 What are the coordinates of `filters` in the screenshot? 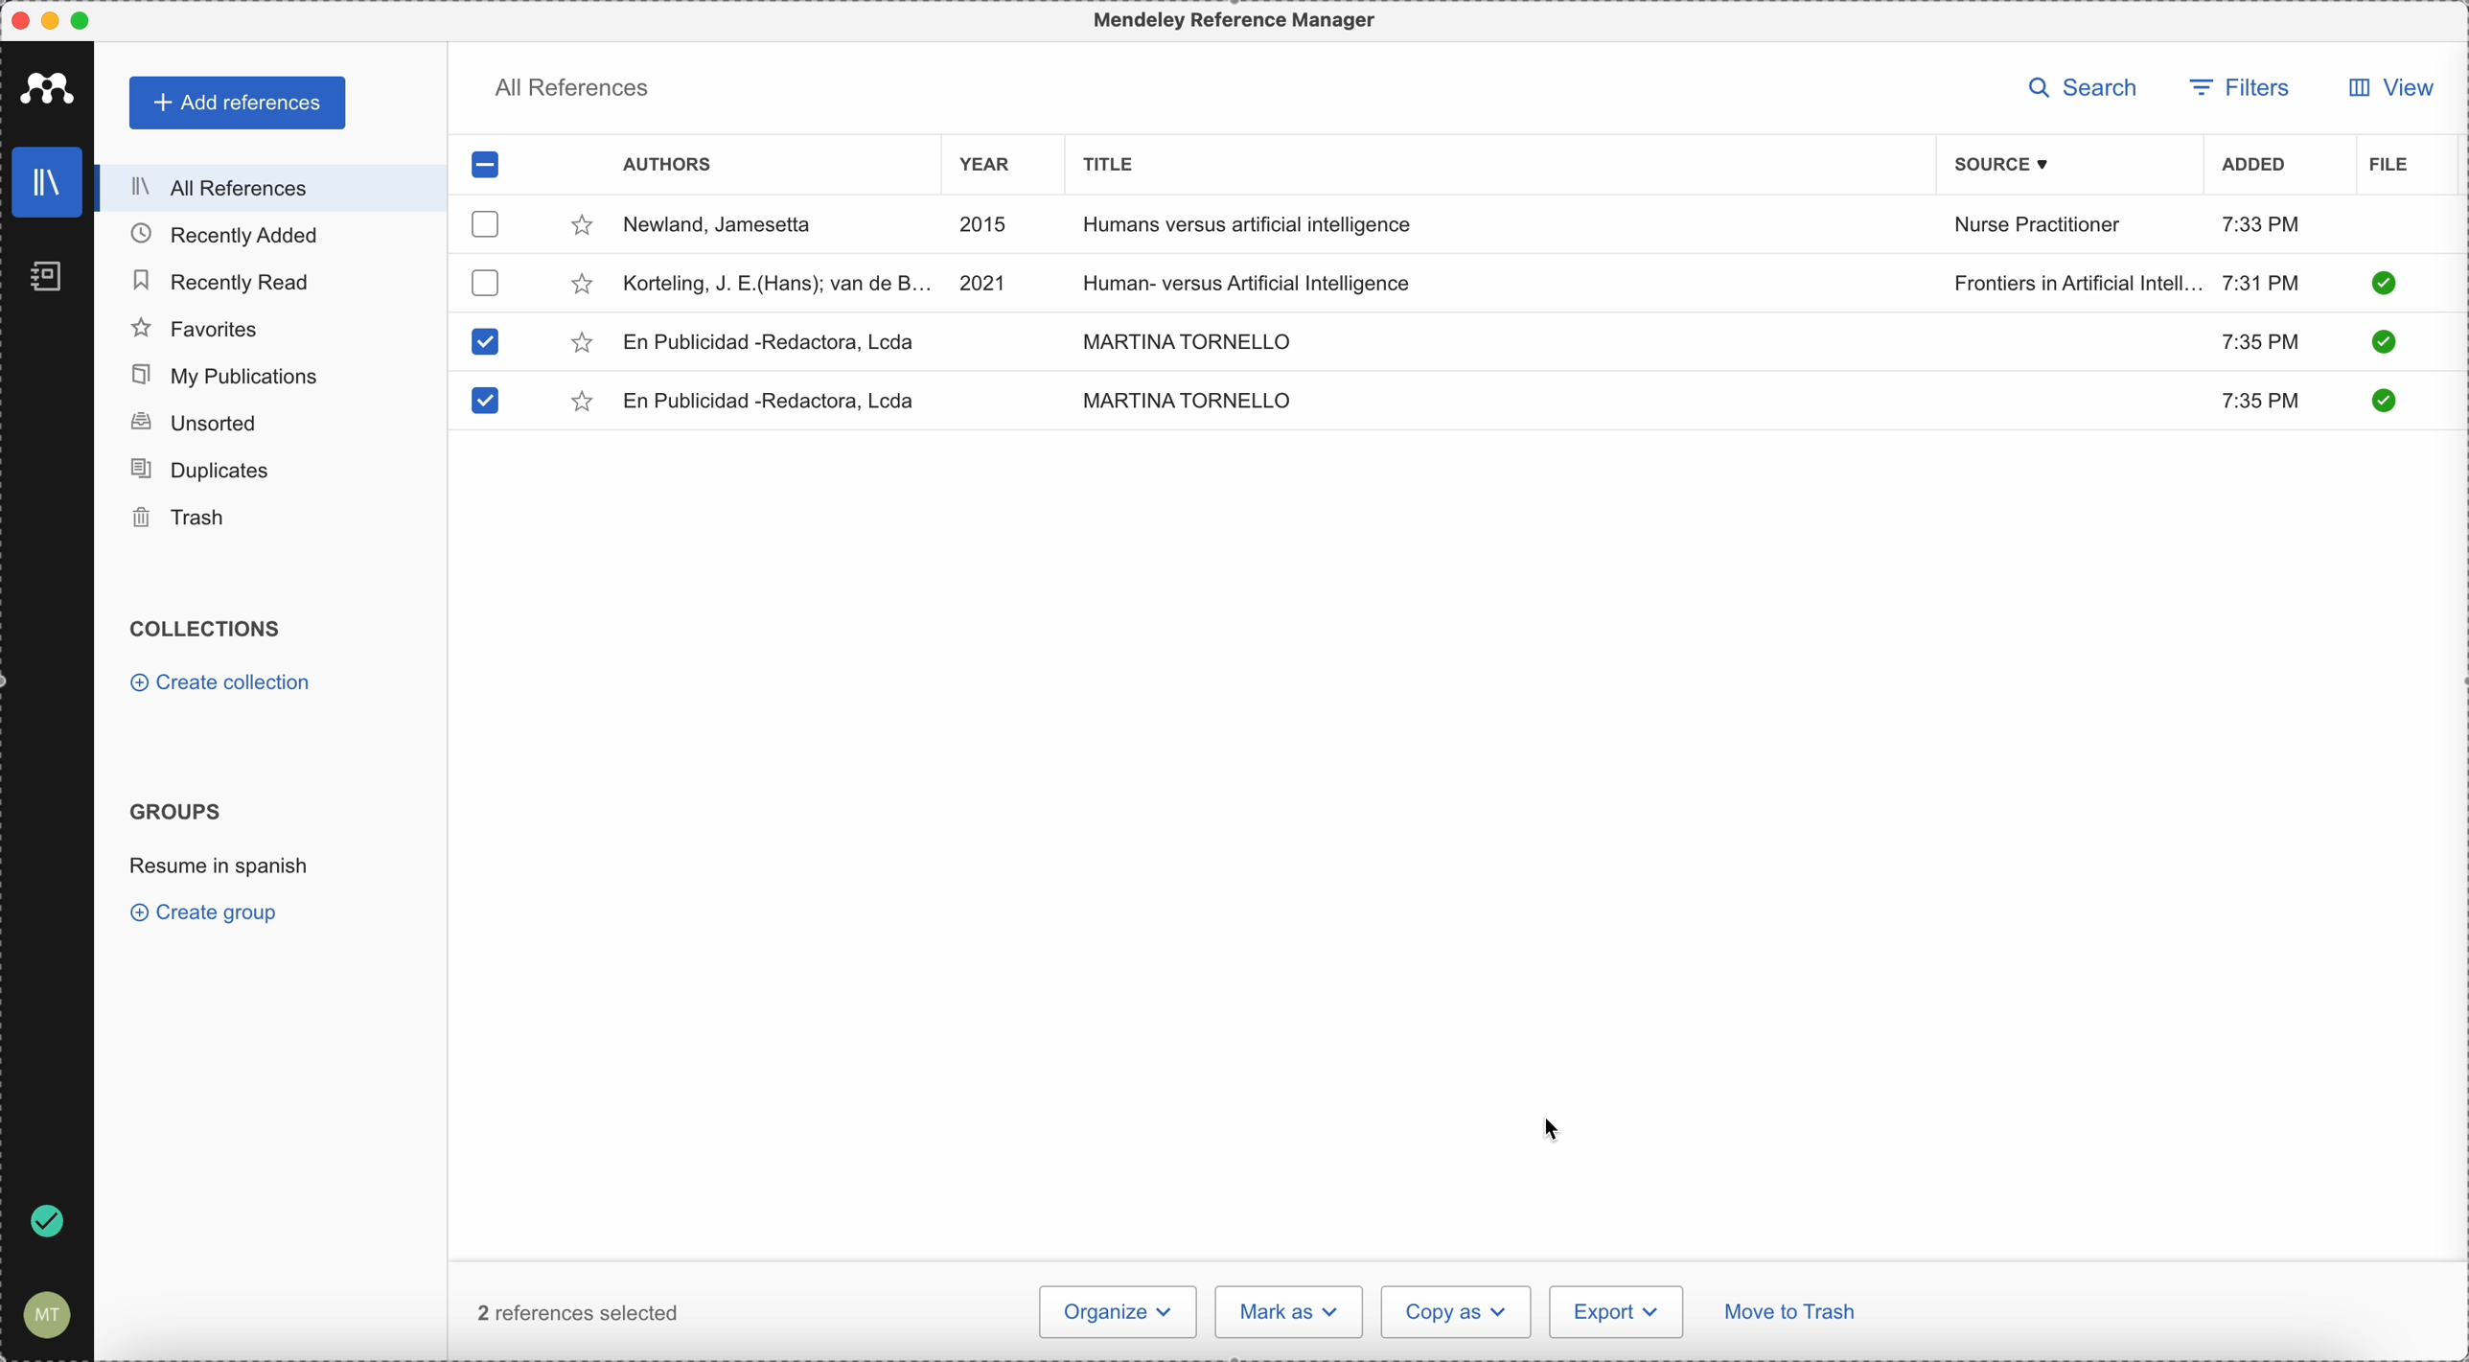 It's located at (2239, 90).